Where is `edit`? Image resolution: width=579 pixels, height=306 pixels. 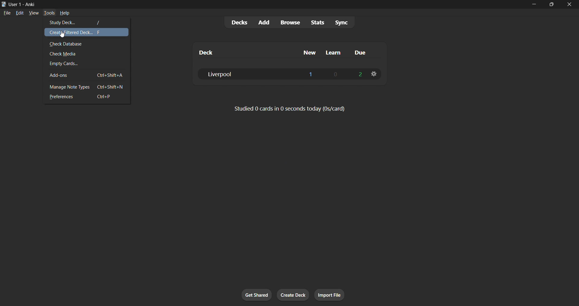 edit is located at coordinates (18, 13).